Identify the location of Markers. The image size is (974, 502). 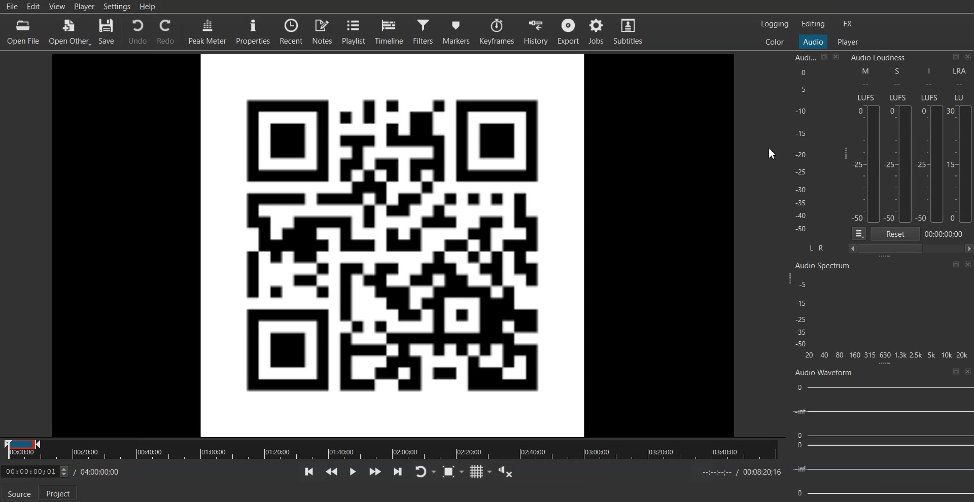
(457, 32).